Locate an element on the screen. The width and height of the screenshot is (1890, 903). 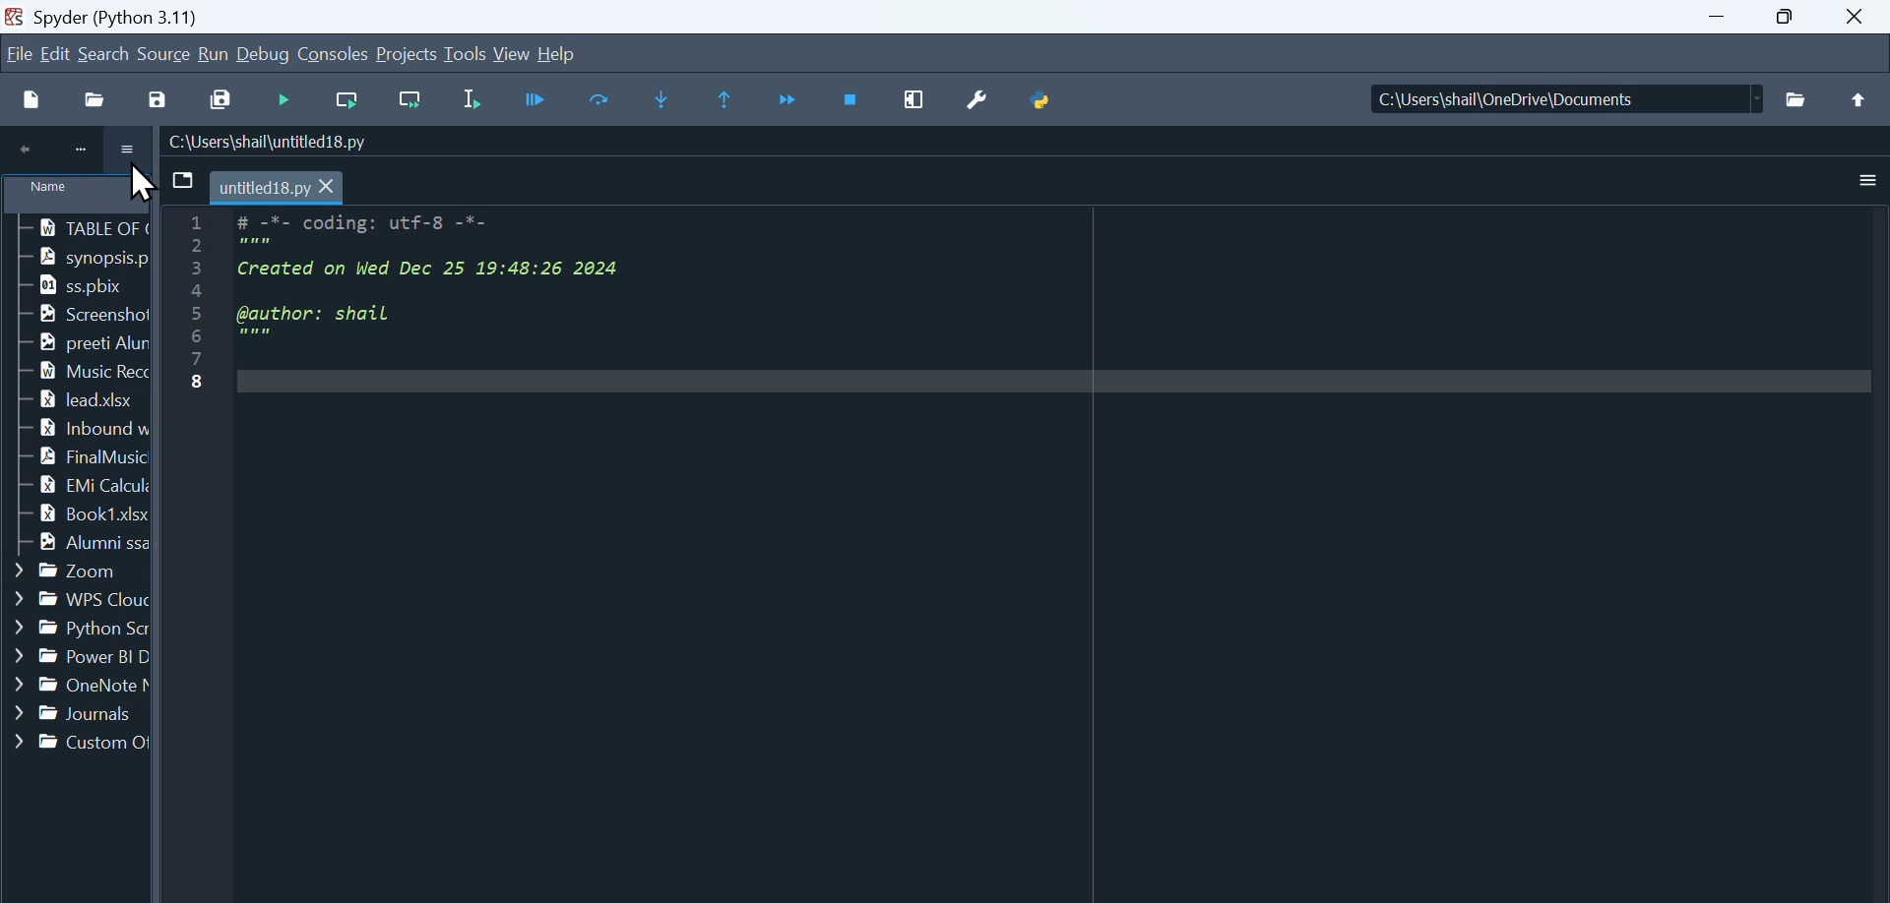
Python Sci.. is located at coordinates (75, 625).